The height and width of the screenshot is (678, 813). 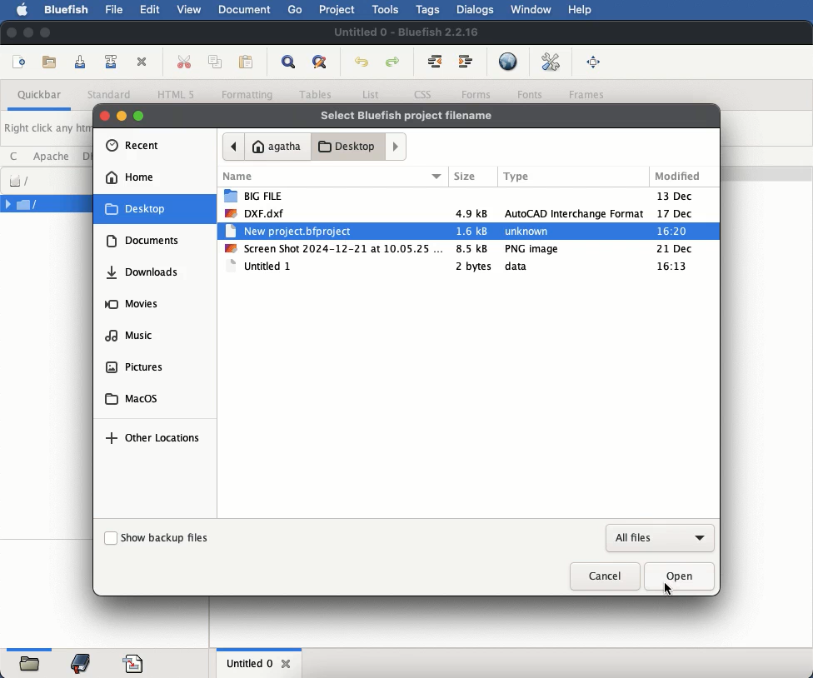 What do you see at coordinates (592, 90) in the screenshot?
I see `Frames` at bounding box center [592, 90].